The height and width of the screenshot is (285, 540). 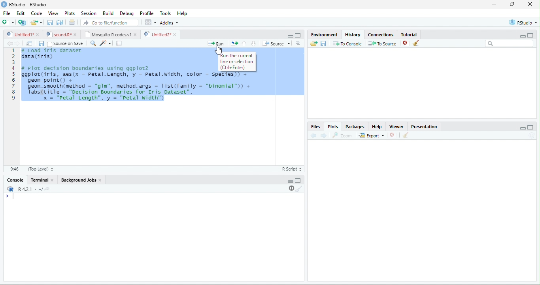 I want to click on Session, so click(x=89, y=14).